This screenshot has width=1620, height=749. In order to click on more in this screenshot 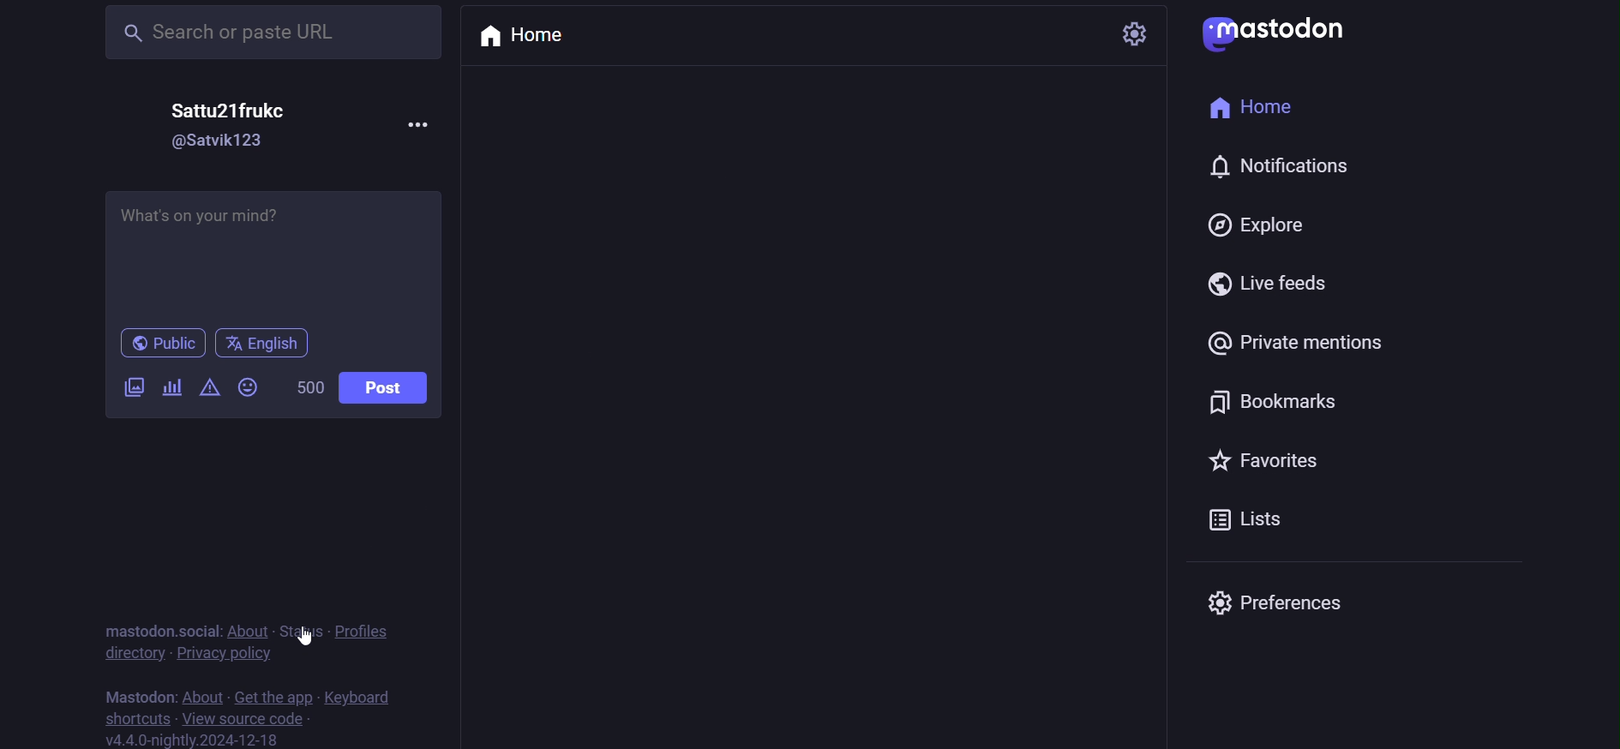, I will do `click(423, 126)`.